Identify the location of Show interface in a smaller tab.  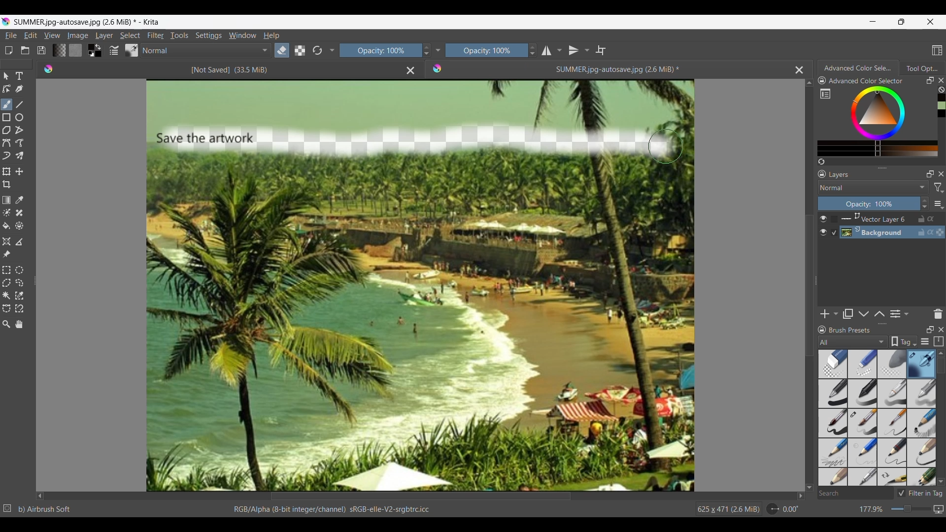
(901, 22).